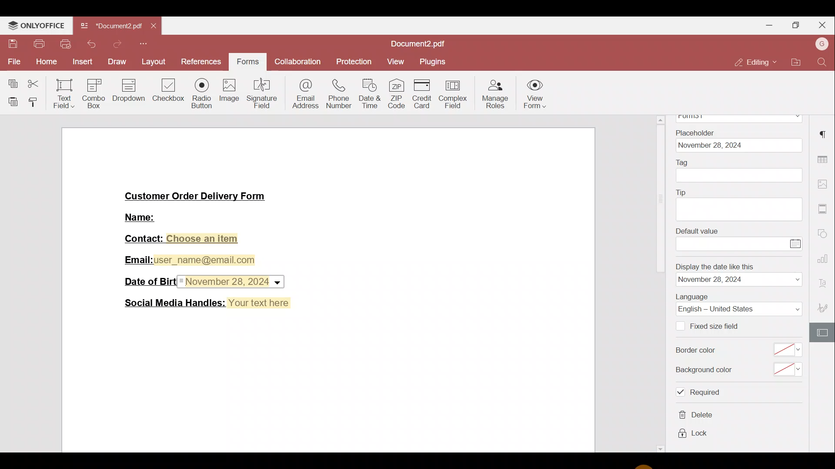 The width and height of the screenshot is (835, 469). Describe the element at coordinates (203, 62) in the screenshot. I see `References` at that location.